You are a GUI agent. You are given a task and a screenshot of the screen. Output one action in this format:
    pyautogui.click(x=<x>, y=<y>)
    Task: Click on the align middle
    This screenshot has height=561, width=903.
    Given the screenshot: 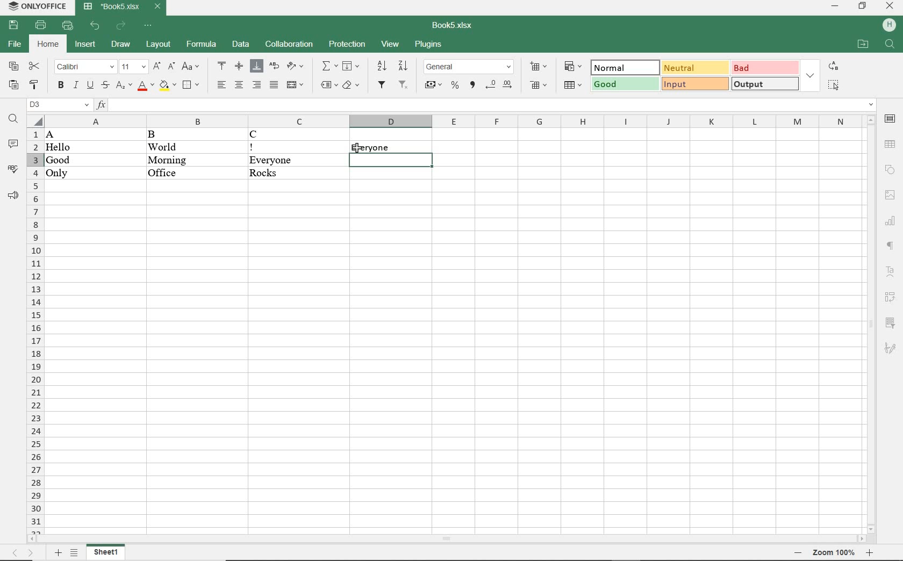 What is the action you would take?
    pyautogui.click(x=239, y=67)
    